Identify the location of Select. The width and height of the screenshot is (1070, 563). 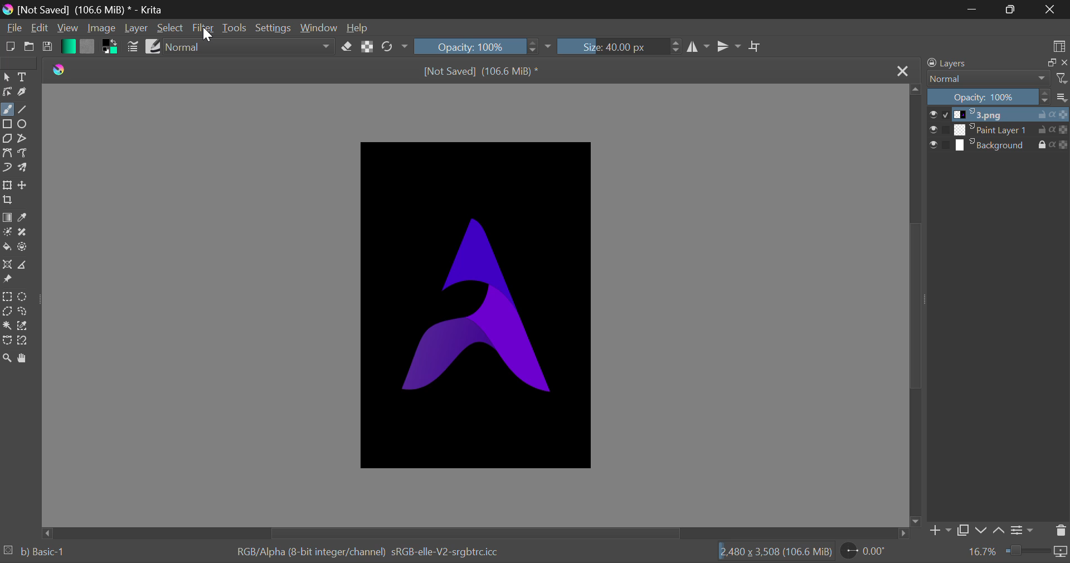
(7, 78).